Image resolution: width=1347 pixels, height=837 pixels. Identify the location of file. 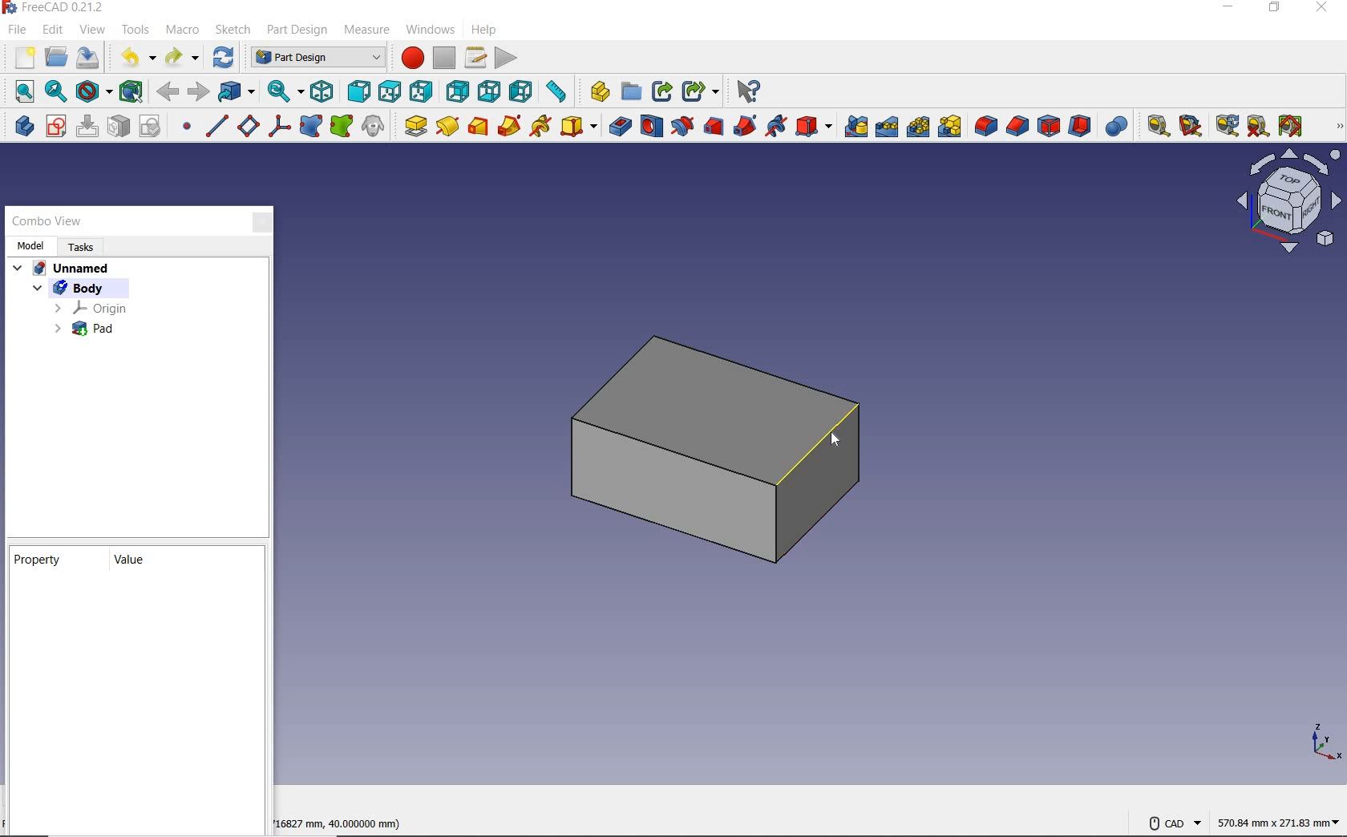
(18, 30).